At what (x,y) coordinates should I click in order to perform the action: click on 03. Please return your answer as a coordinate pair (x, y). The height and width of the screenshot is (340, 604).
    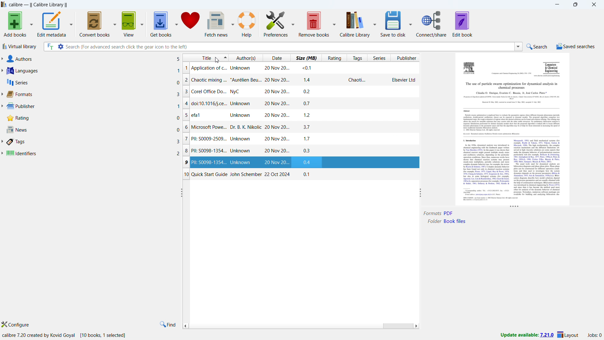
    Looking at the image, I should click on (310, 151).